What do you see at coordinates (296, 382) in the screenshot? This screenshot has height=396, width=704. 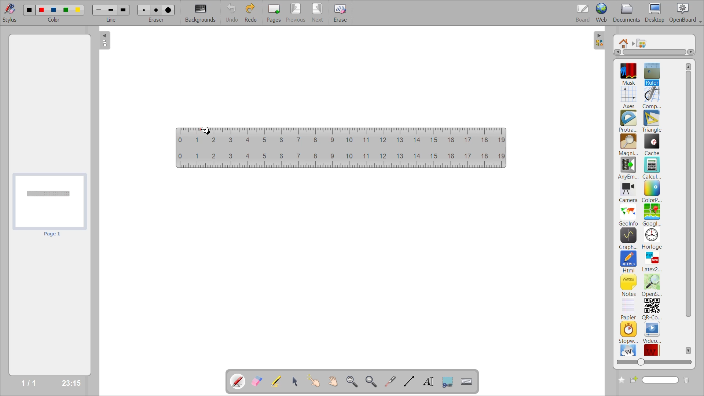 I see `select and modify objects` at bounding box center [296, 382].